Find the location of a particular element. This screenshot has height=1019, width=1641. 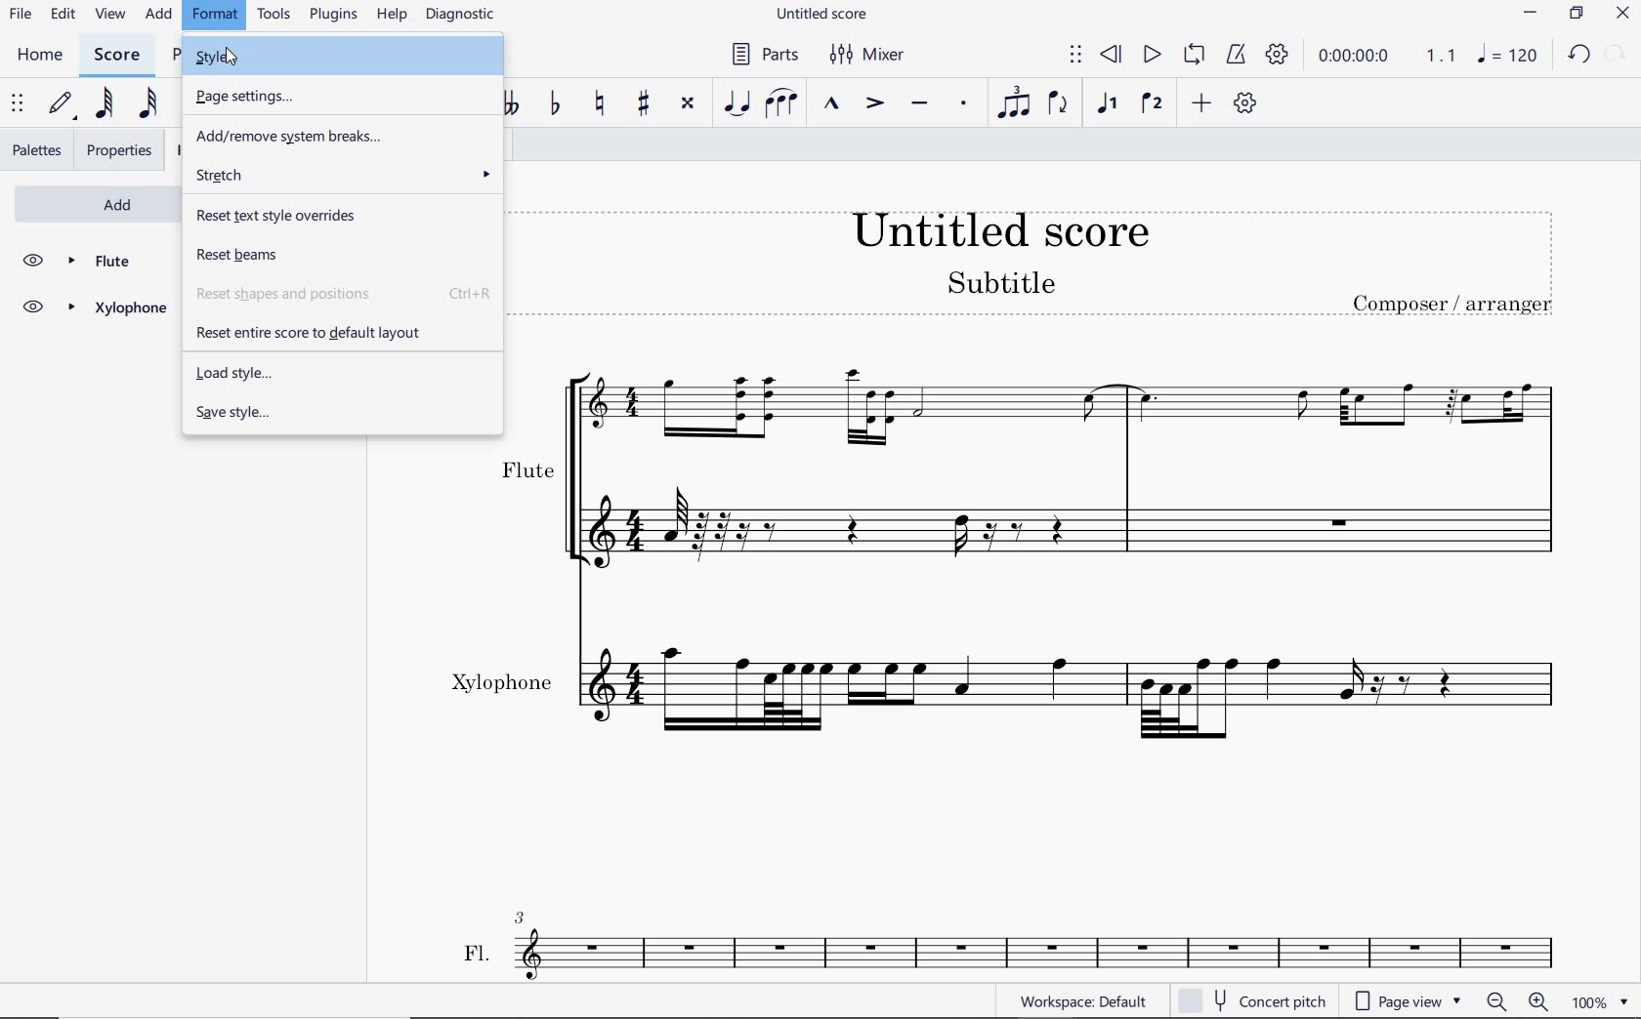

PALETTES is located at coordinates (35, 150).